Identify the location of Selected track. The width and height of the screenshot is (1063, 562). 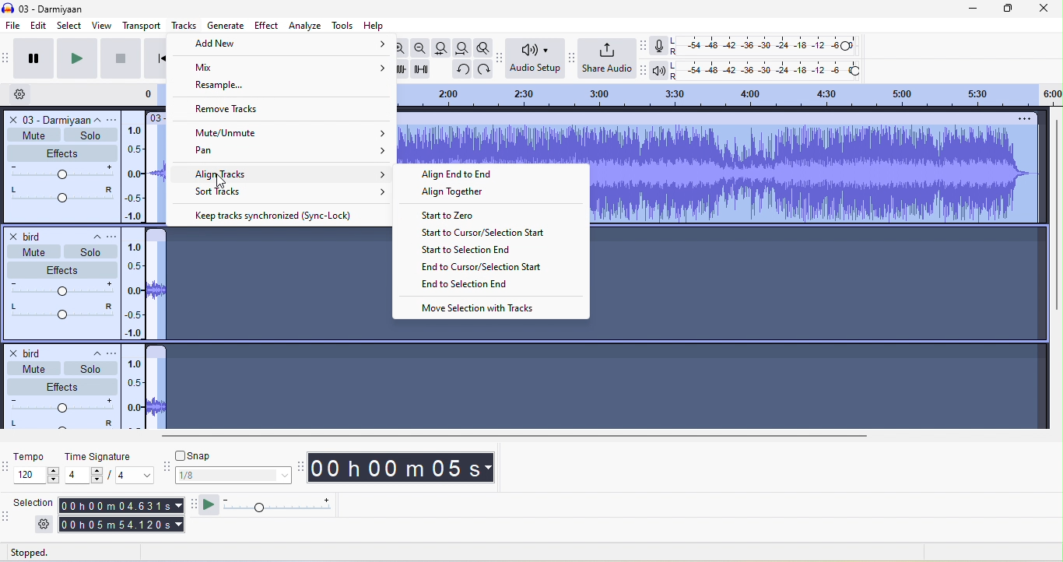
(495, 146).